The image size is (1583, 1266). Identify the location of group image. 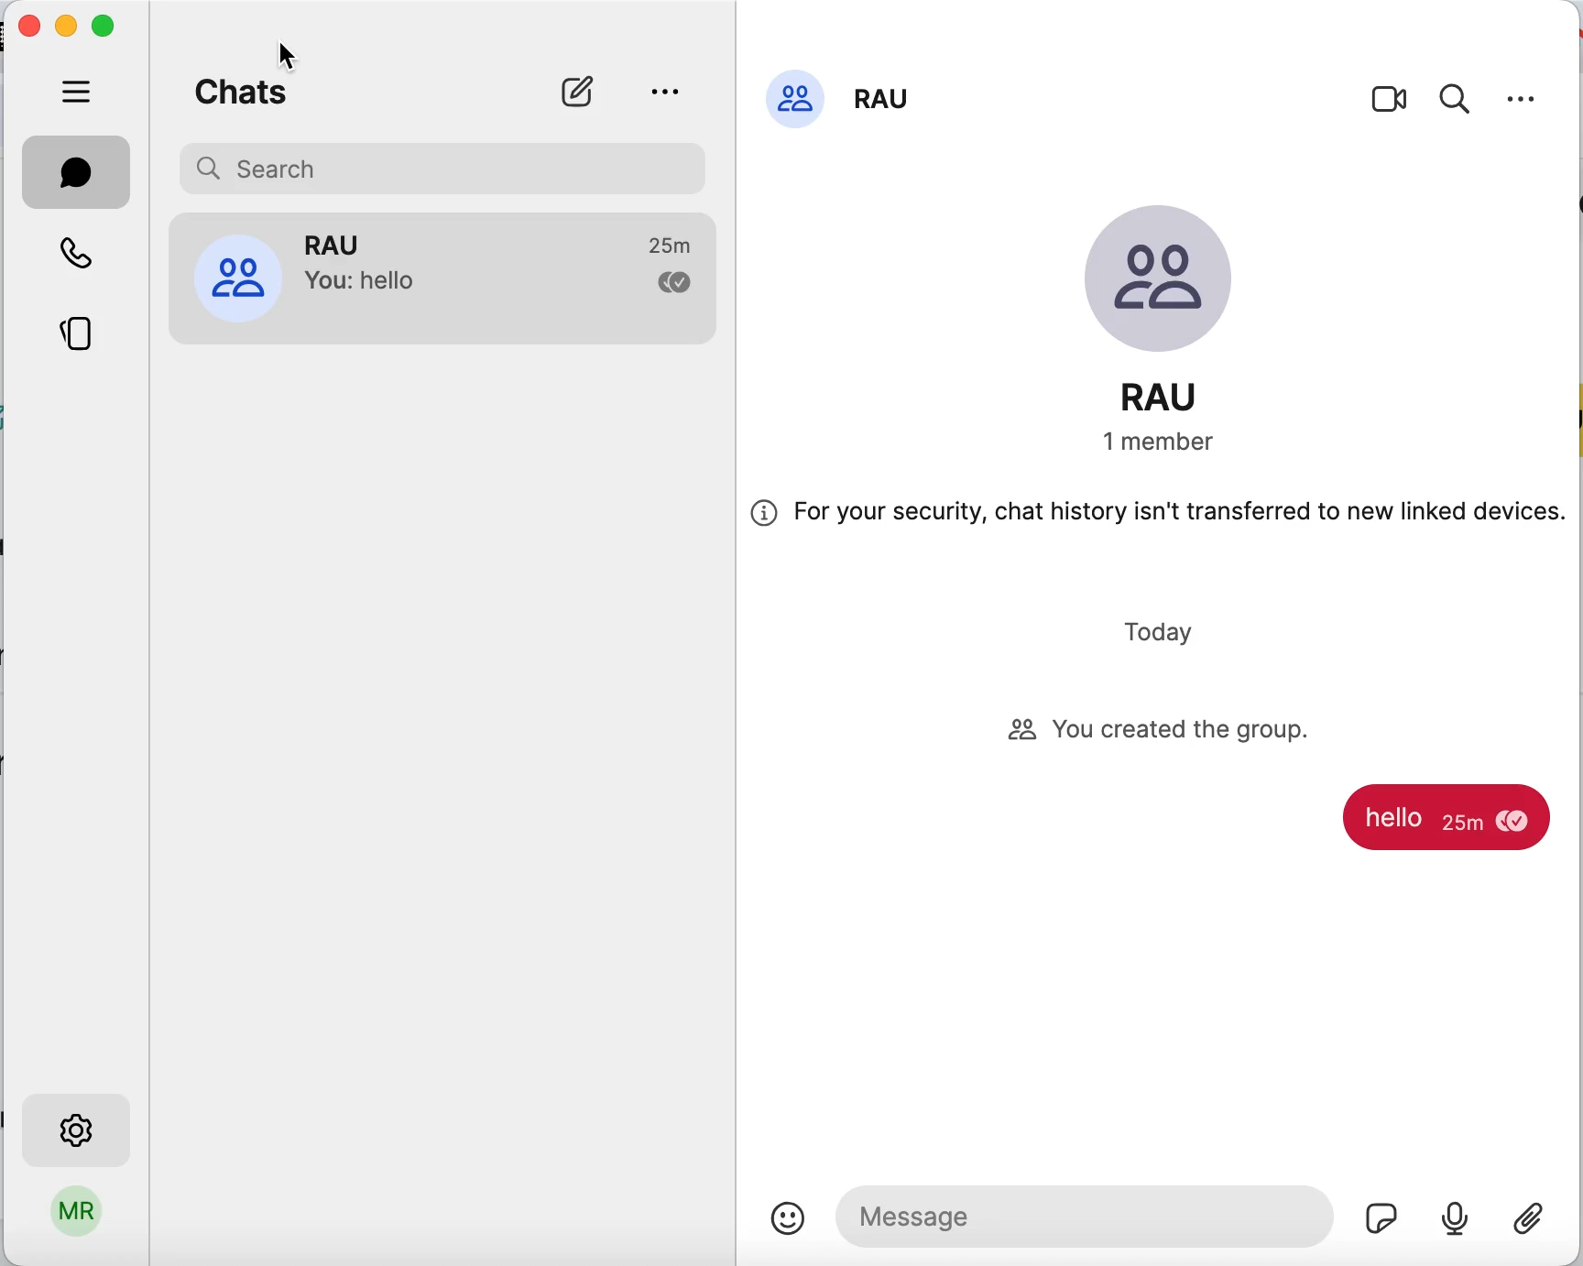
(1166, 275).